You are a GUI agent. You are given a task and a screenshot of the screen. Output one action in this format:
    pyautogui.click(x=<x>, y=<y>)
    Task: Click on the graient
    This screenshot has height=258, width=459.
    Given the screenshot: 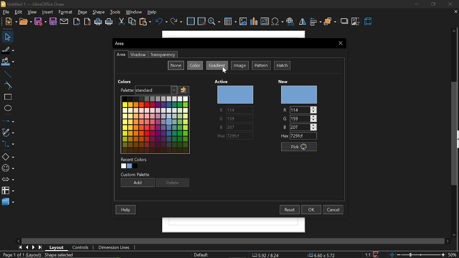 What is the action you would take?
    pyautogui.click(x=217, y=66)
    